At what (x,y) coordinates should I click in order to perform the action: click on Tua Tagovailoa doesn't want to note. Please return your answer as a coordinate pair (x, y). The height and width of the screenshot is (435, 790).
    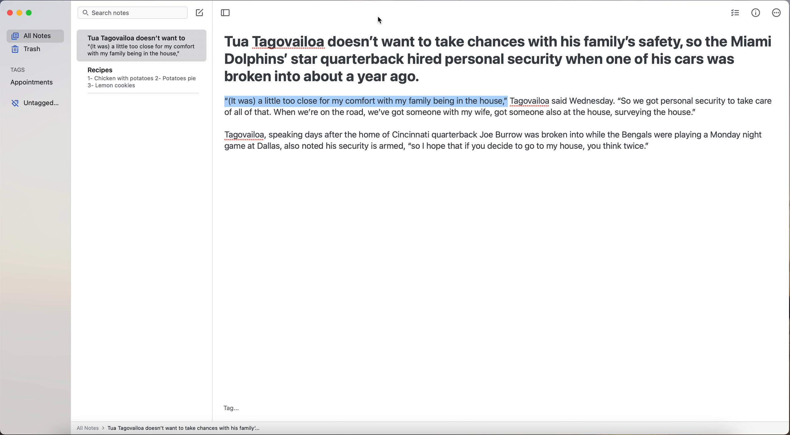
    Looking at the image, I should click on (142, 46).